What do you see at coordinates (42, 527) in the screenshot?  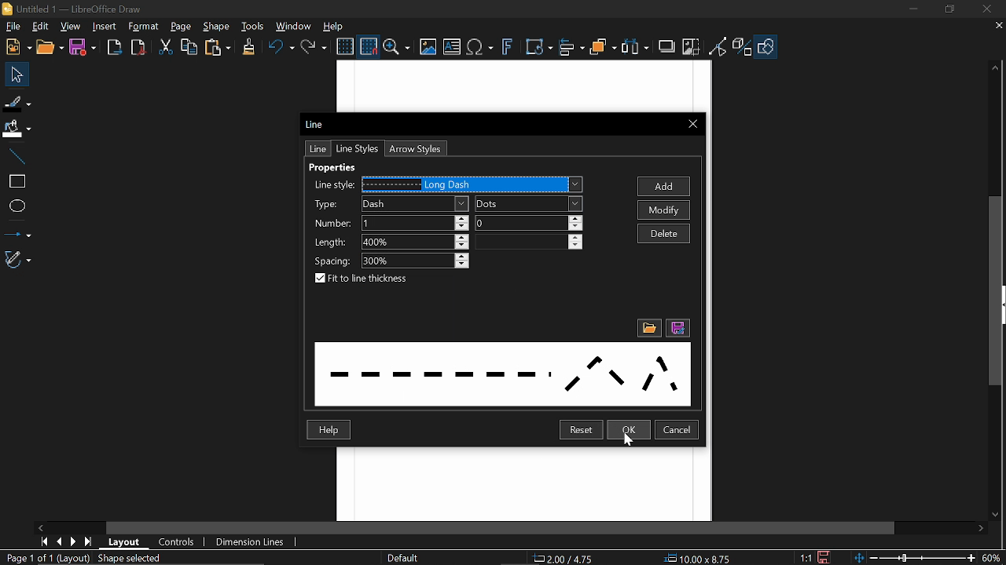 I see `Move right` at bounding box center [42, 527].